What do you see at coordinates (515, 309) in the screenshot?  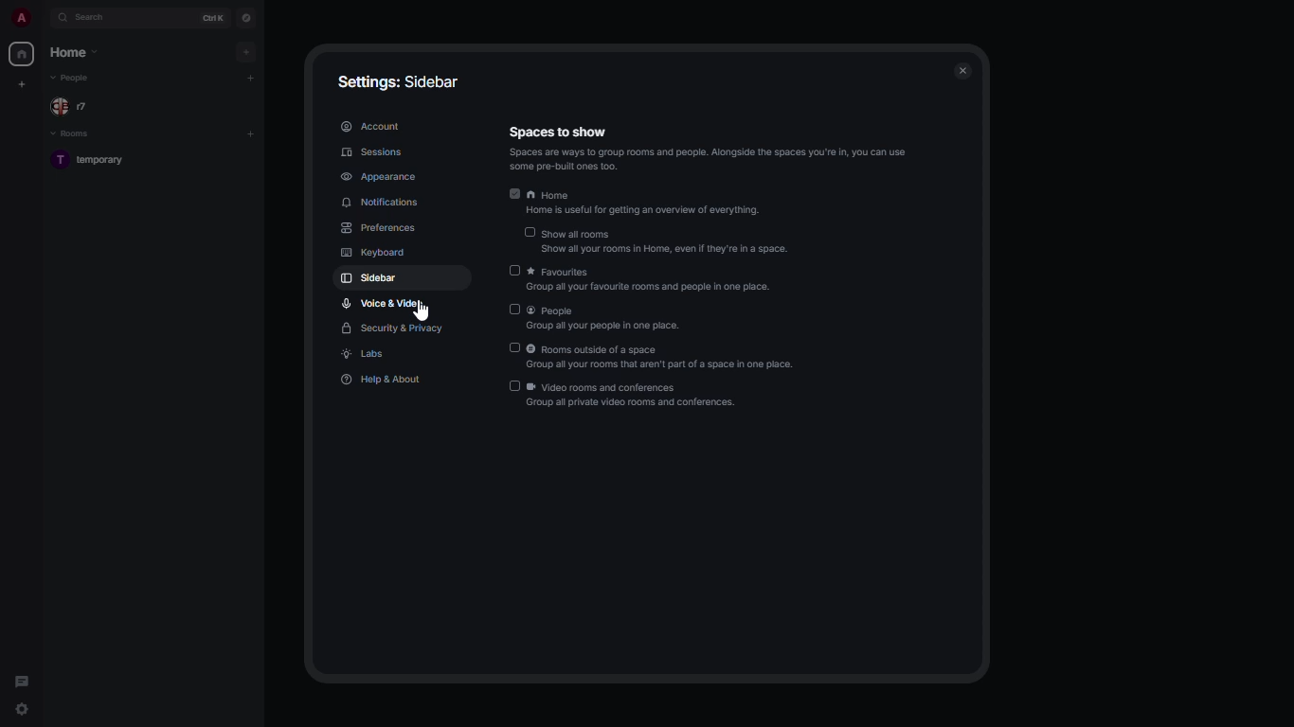 I see `disabled` at bounding box center [515, 309].